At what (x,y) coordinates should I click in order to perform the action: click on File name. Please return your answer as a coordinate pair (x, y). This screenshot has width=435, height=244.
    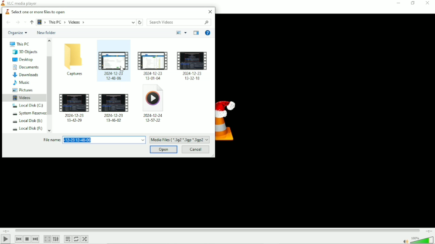
    Looking at the image, I should click on (94, 140).